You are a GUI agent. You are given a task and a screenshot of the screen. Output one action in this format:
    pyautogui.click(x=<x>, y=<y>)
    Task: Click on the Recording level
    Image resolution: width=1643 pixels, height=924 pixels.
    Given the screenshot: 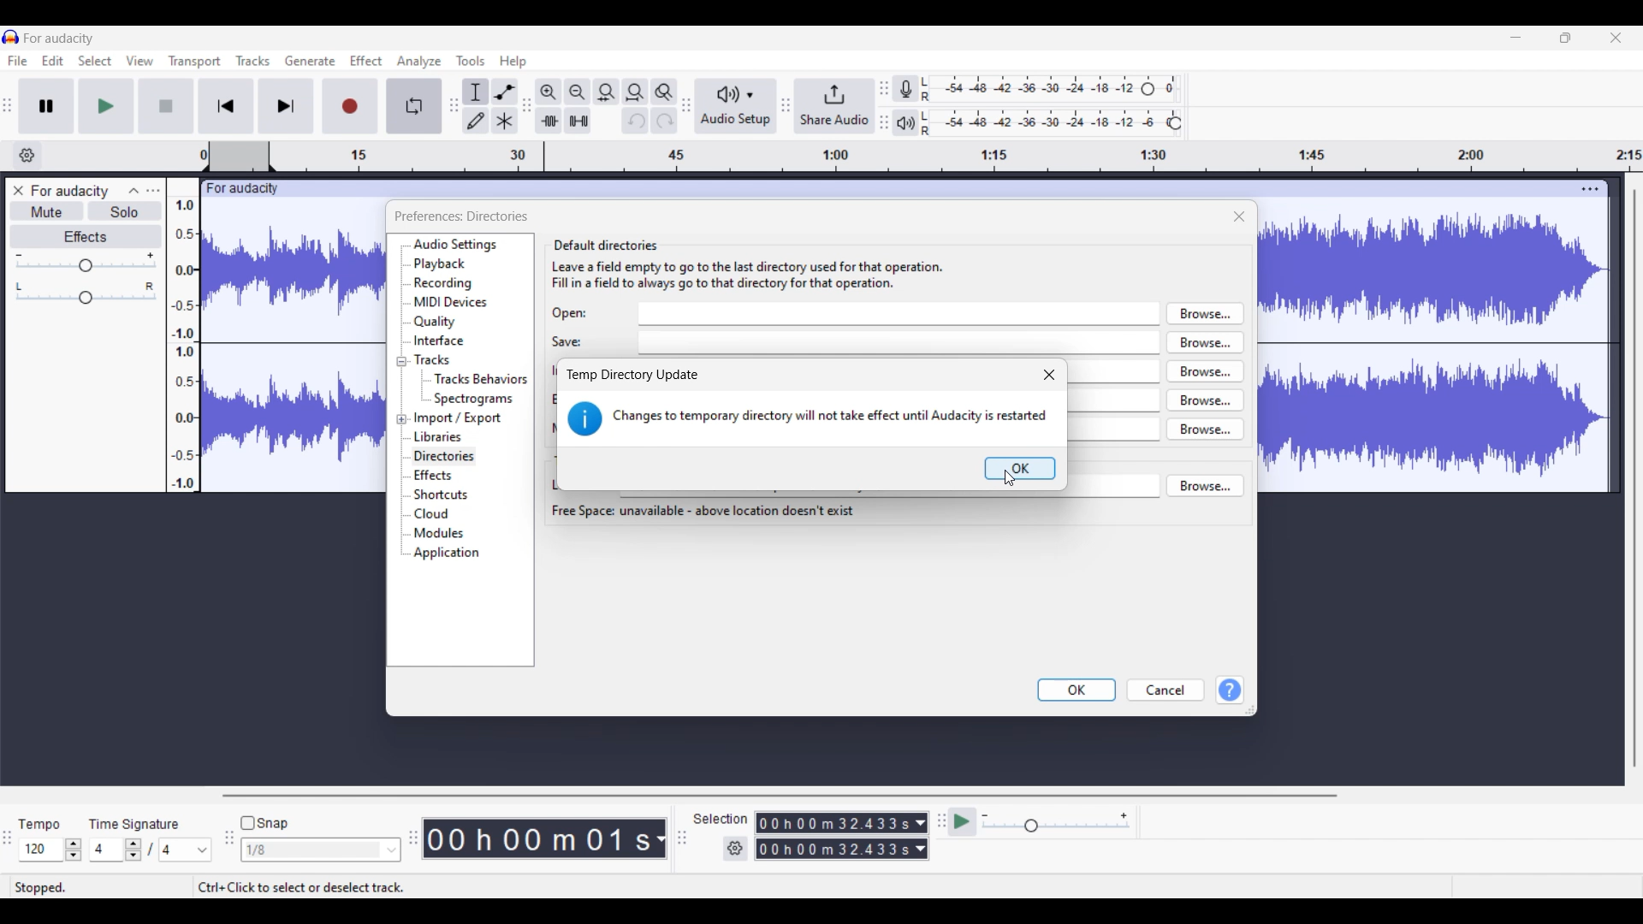 What is the action you would take?
    pyautogui.click(x=1029, y=89)
    